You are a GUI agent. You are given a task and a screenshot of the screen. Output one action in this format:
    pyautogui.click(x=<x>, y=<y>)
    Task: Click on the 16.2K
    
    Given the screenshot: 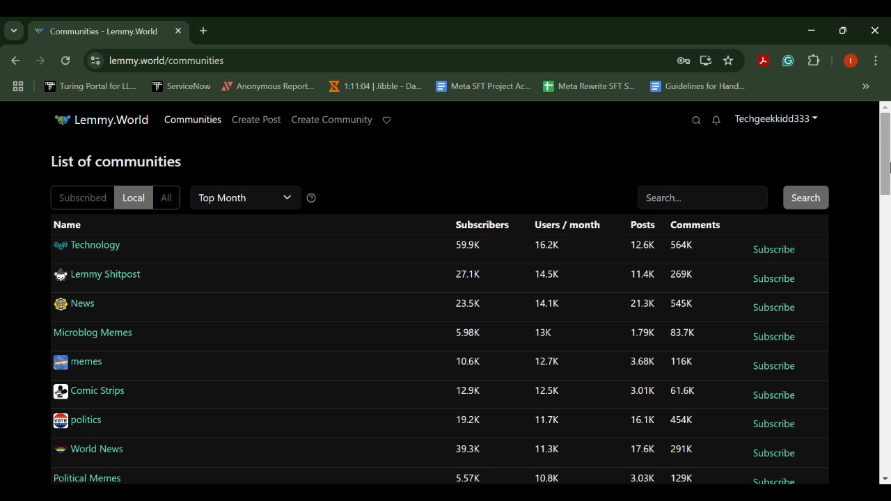 What is the action you would take?
    pyautogui.click(x=548, y=245)
    